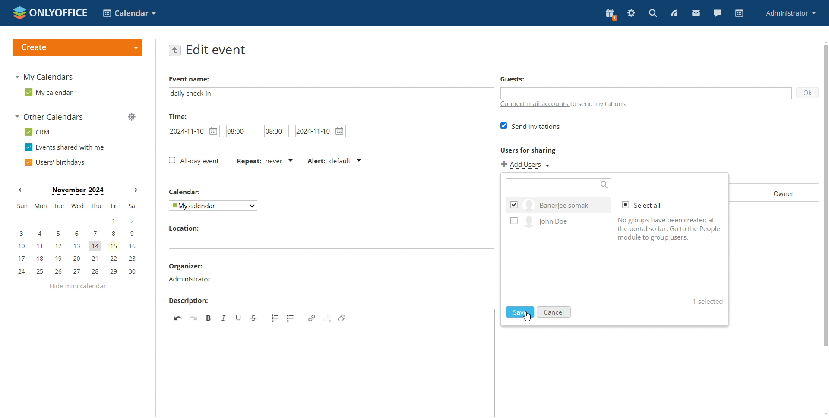 This screenshot has width=829, height=418. Describe the element at coordinates (135, 190) in the screenshot. I see `next month` at that location.